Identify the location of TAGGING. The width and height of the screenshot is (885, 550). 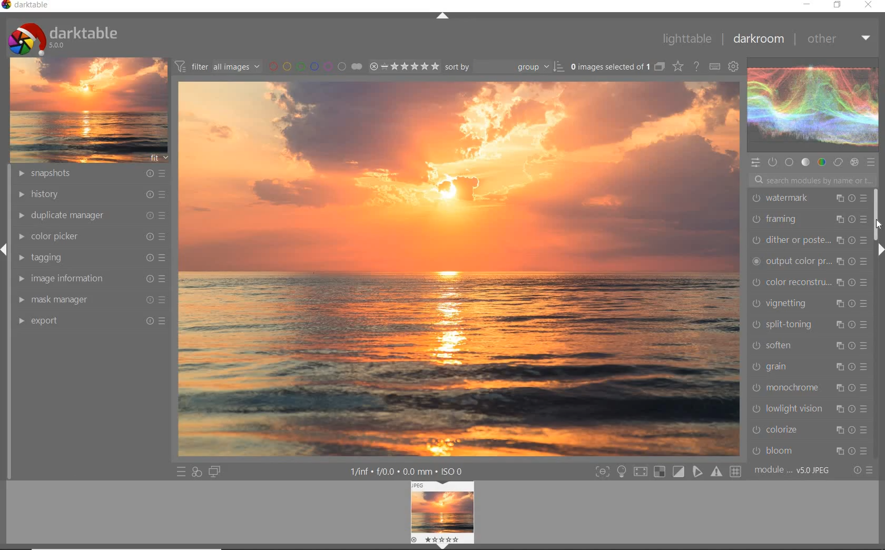
(90, 257).